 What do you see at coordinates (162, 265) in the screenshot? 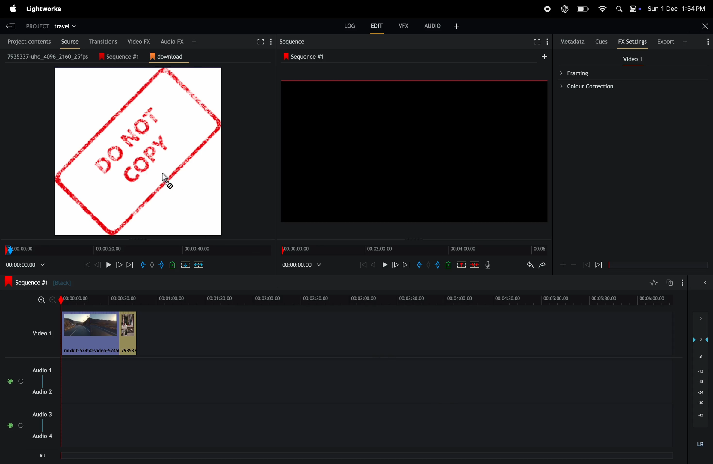
I see `add out` at bounding box center [162, 265].